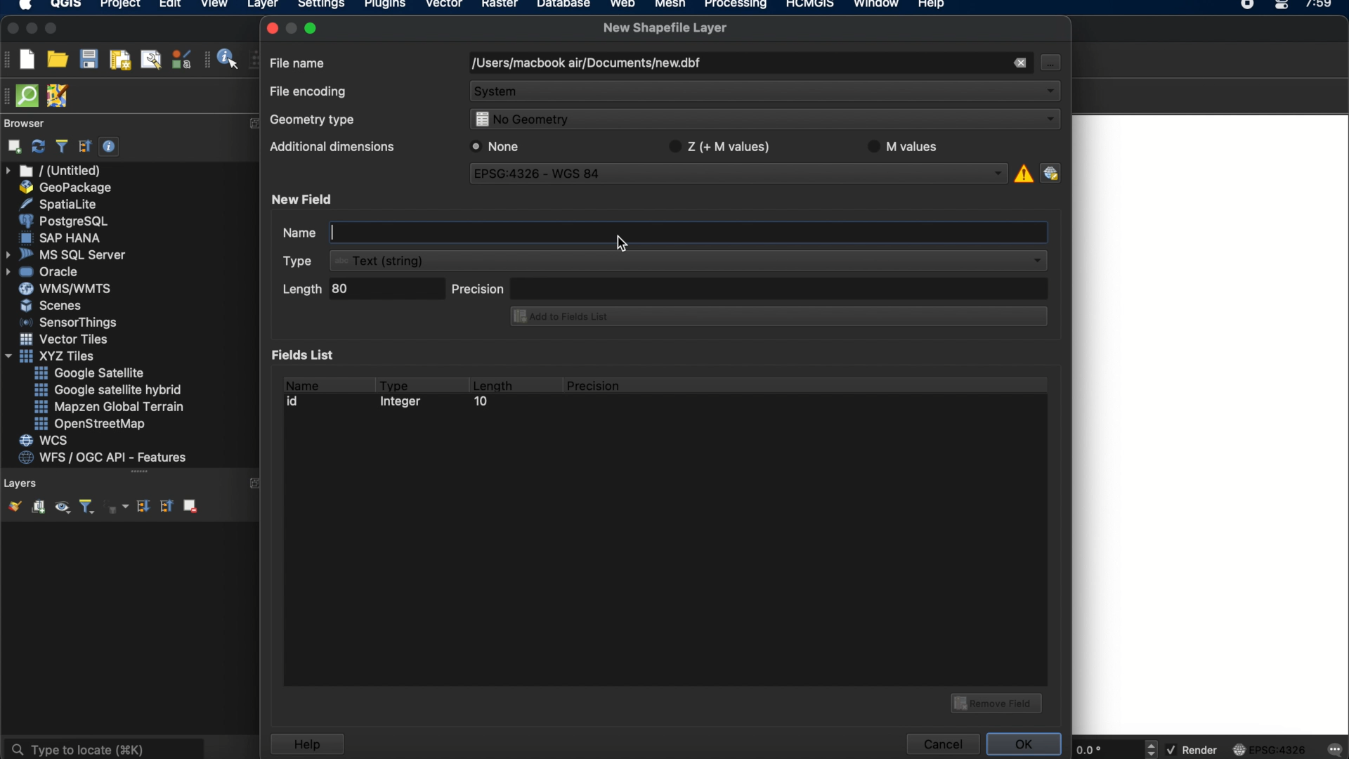 The height and width of the screenshot is (759, 1349). What do you see at coordinates (61, 509) in the screenshot?
I see `manage map themes` at bounding box center [61, 509].